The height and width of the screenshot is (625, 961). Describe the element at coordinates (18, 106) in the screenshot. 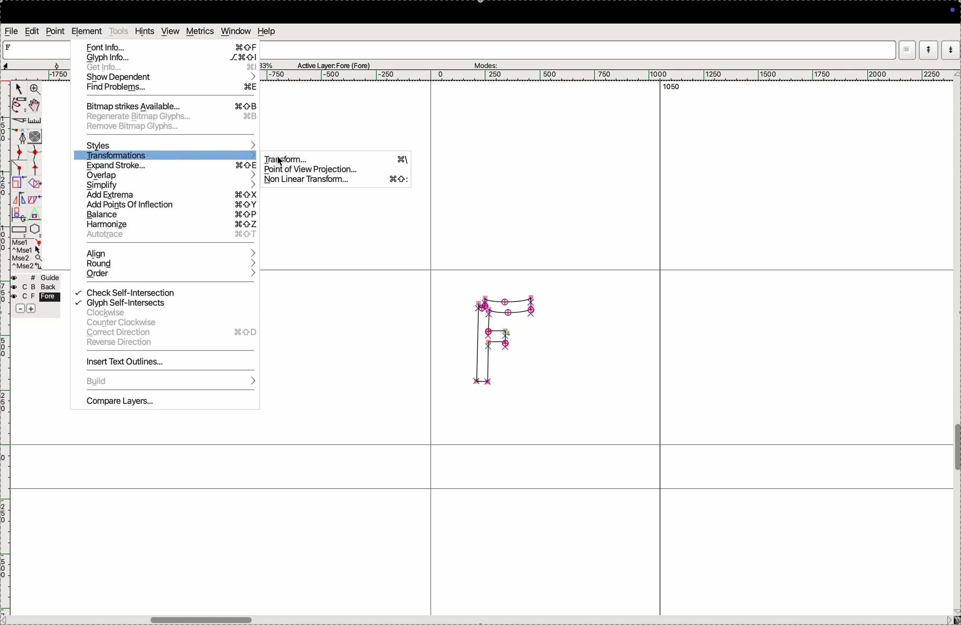

I see `pen` at that location.